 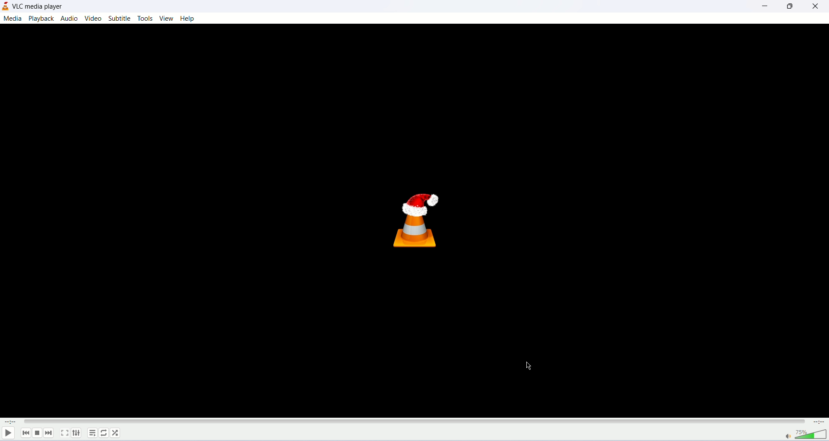 I want to click on stop, so click(x=37, y=433).